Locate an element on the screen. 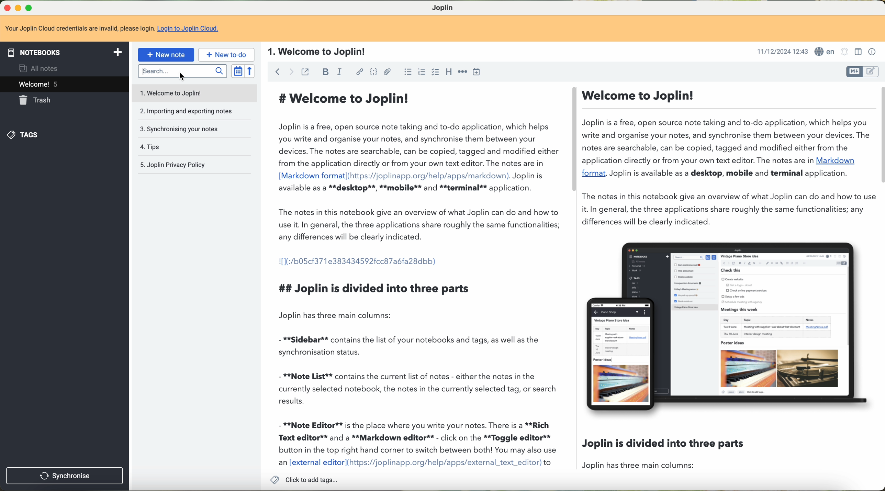 This screenshot has width=885, height=491. typing on the search bar is located at coordinates (181, 73).